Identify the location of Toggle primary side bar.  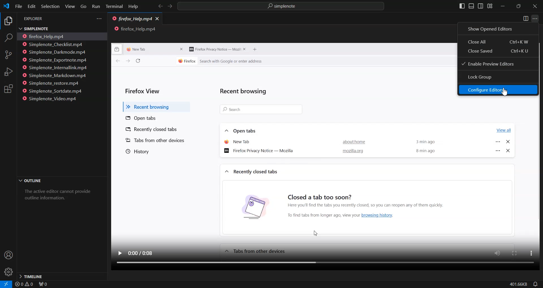
(462, 6).